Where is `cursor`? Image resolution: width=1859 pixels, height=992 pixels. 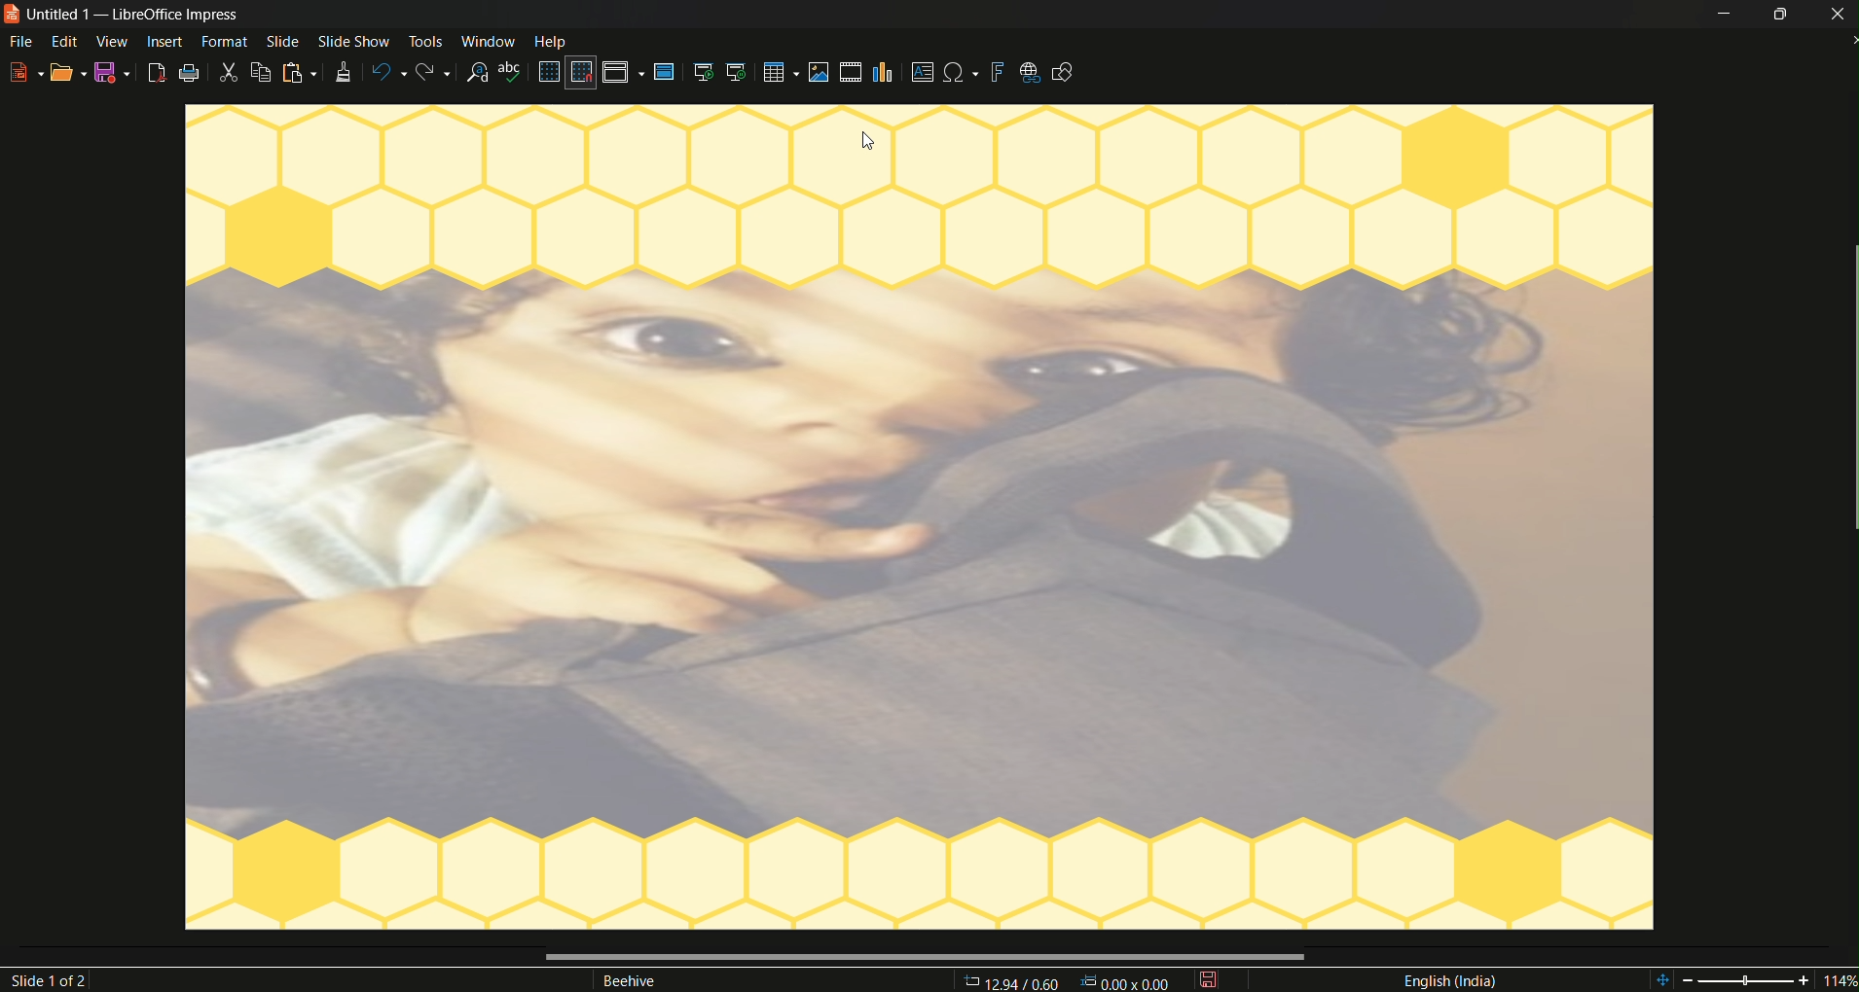
cursor is located at coordinates (870, 141).